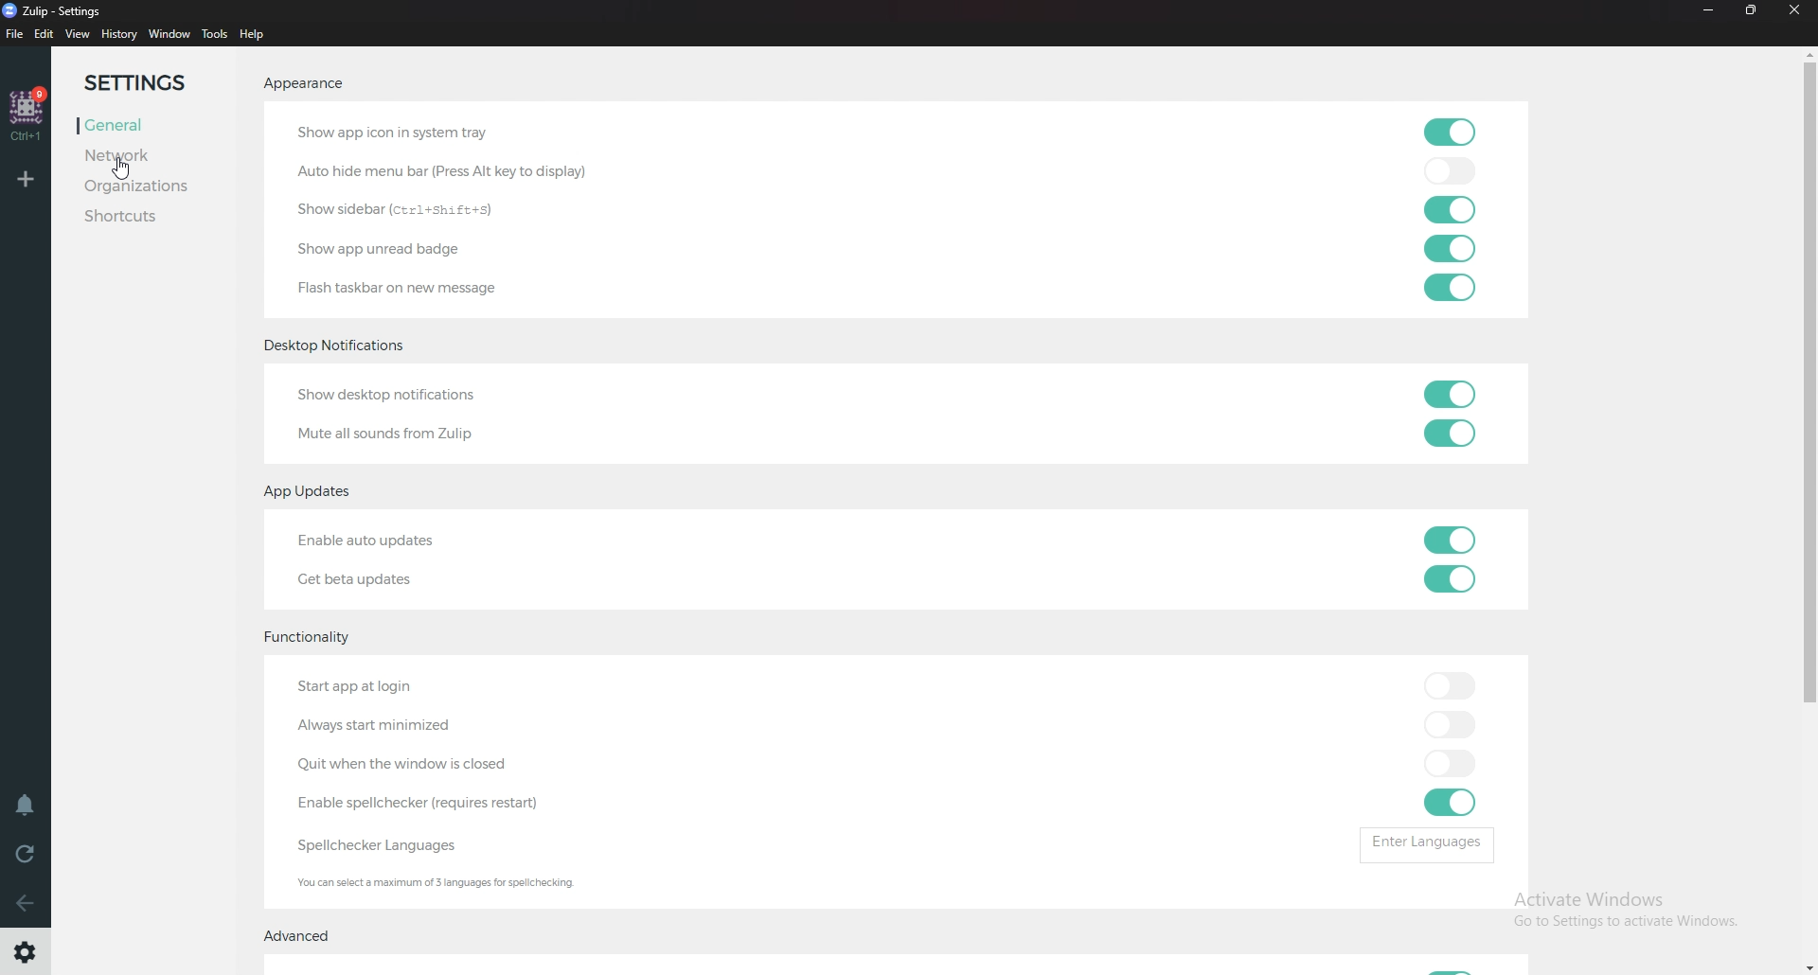 This screenshot has height=975, width=1818. I want to click on toggle, so click(1446, 684).